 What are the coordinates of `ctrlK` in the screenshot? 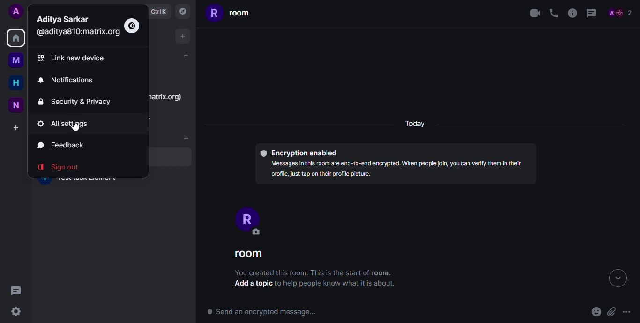 It's located at (158, 11).